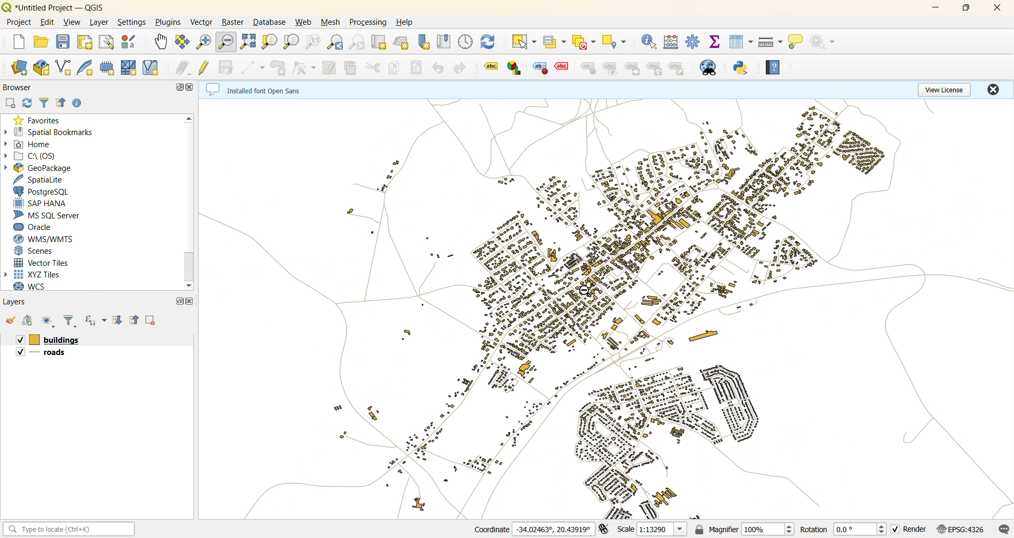 This screenshot has width=1014, height=538. What do you see at coordinates (44, 262) in the screenshot?
I see `vector tiles` at bounding box center [44, 262].